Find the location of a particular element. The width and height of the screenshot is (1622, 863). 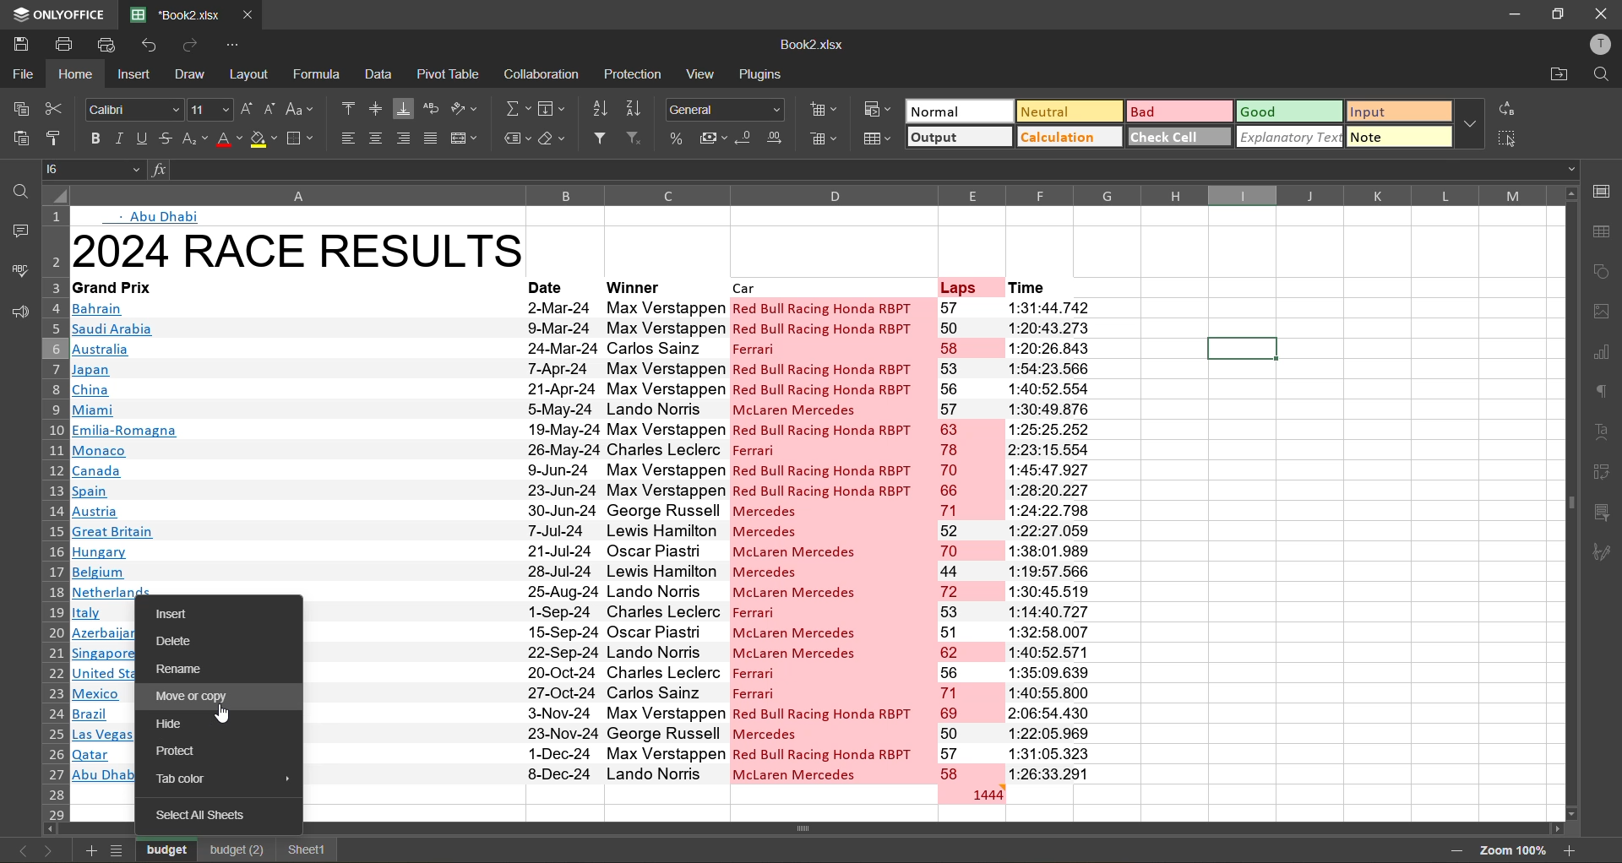

neutral is located at coordinates (1066, 111).